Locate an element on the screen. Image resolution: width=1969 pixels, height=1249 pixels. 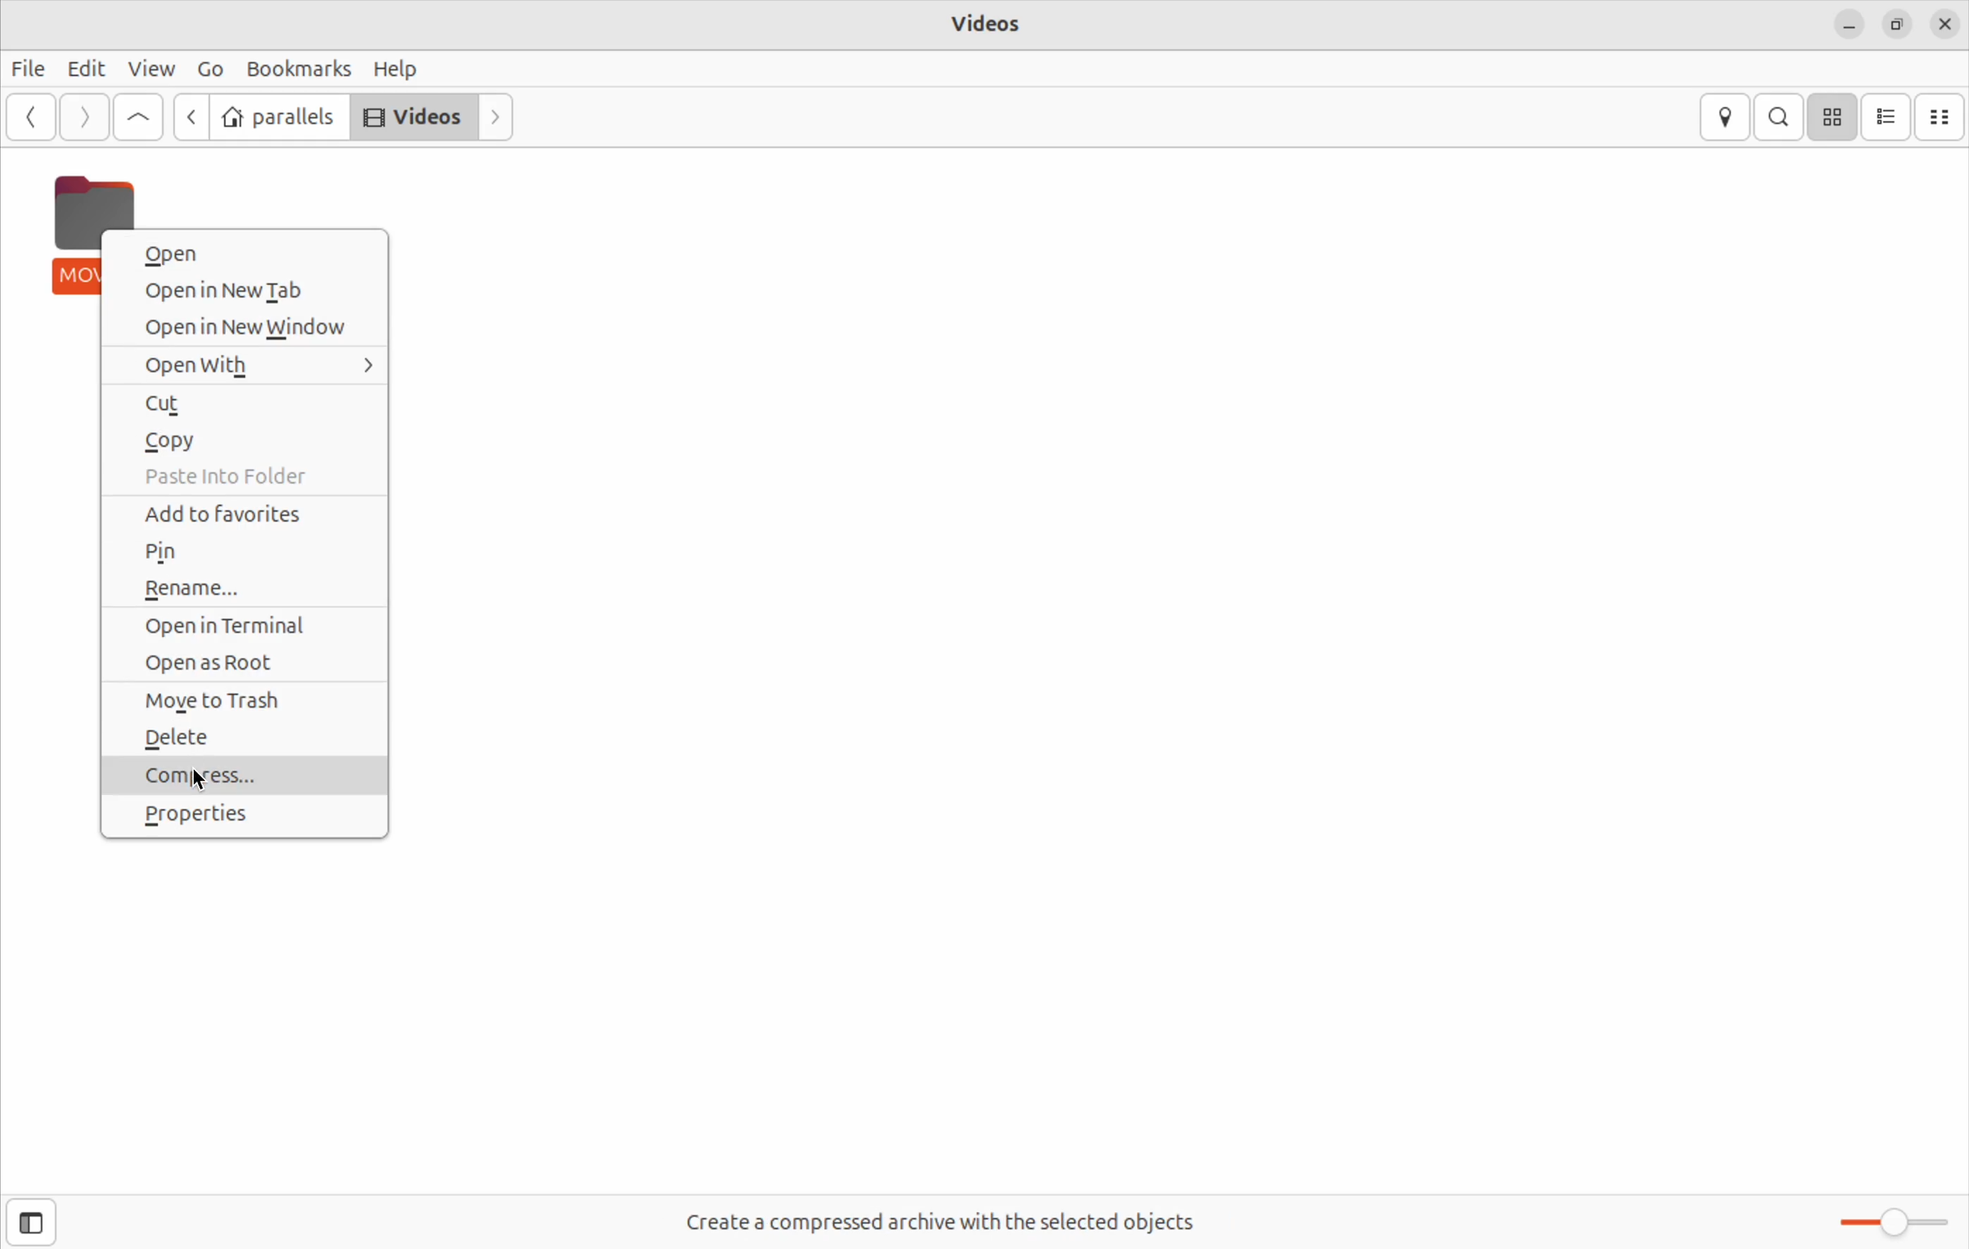
open in terminal is located at coordinates (253, 627).